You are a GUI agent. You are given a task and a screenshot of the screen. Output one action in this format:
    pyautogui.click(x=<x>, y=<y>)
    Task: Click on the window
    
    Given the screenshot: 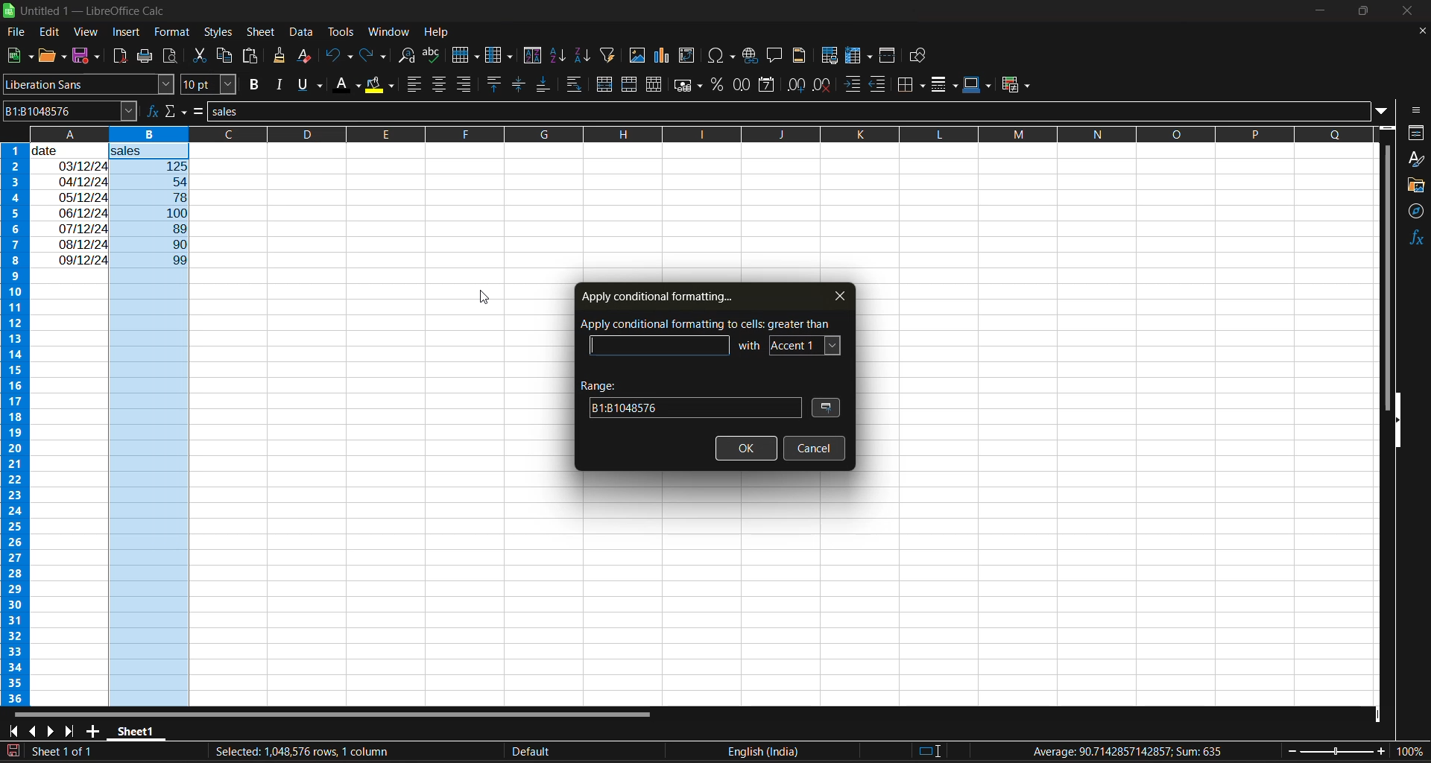 What is the action you would take?
    pyautogui.click(x=388, y=34)
    